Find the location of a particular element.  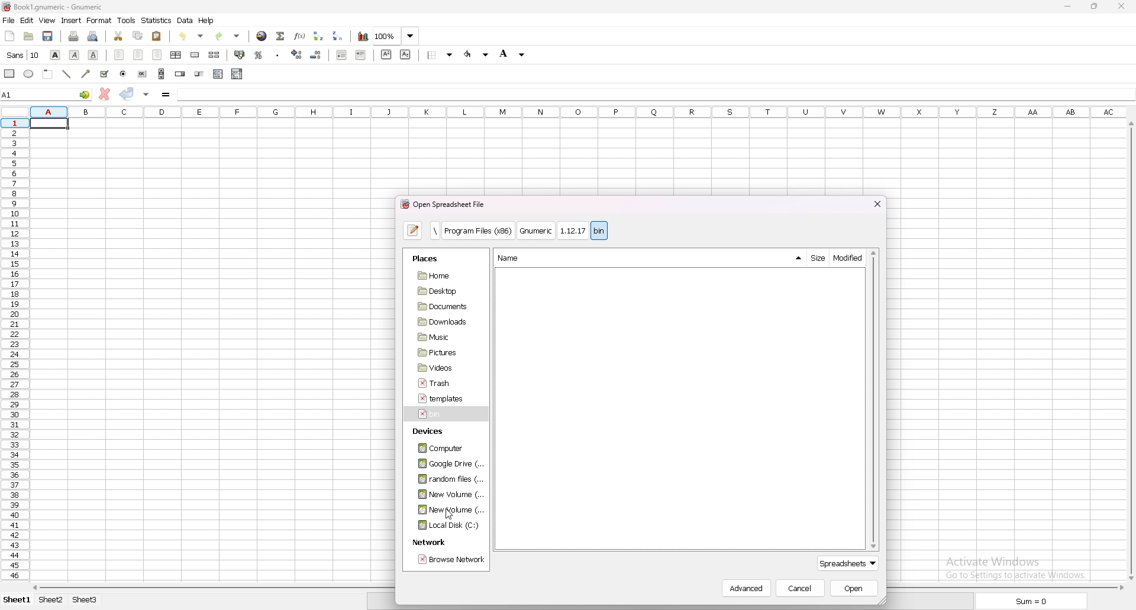

help is located at coordinates (208, 20).